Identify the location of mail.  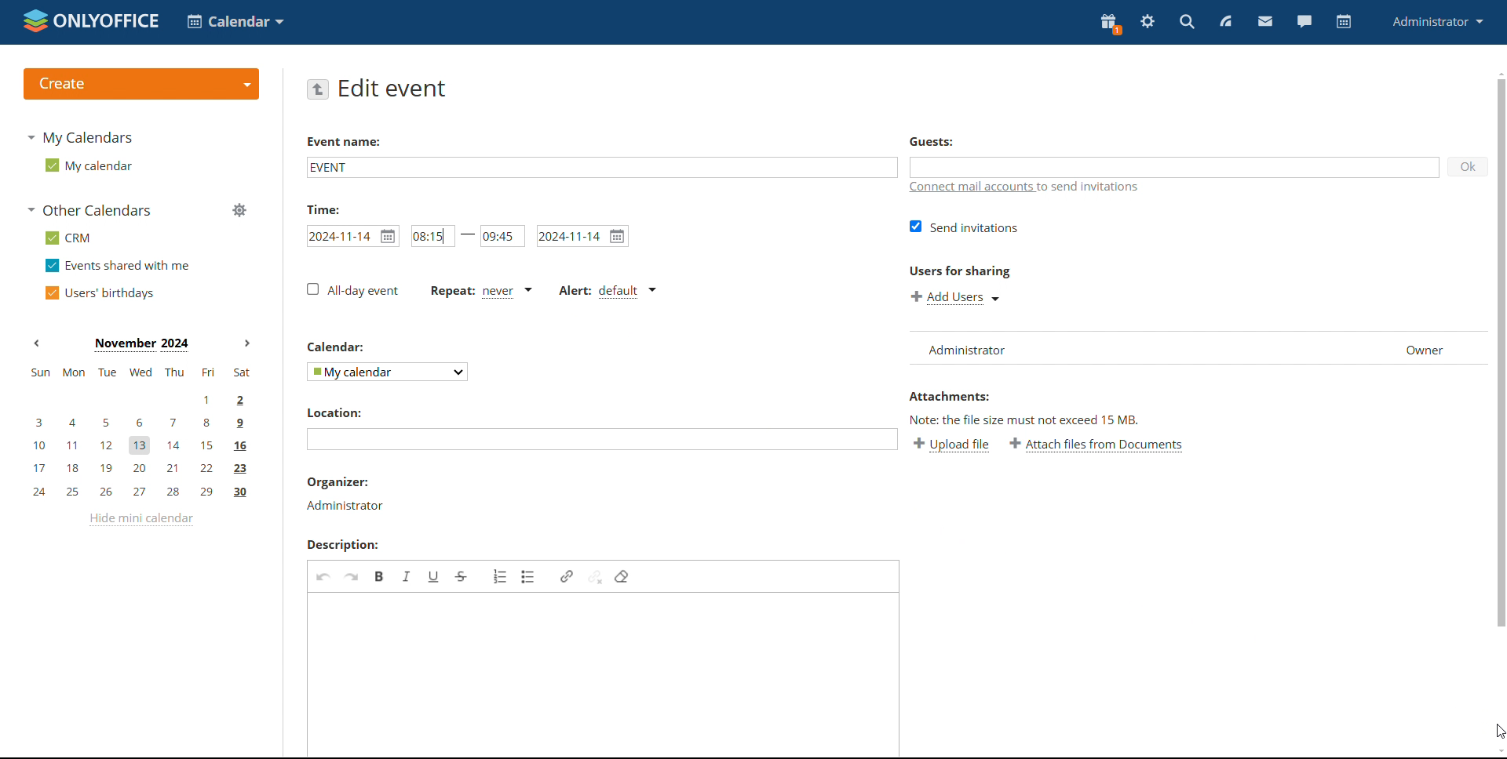
(1264, 21).